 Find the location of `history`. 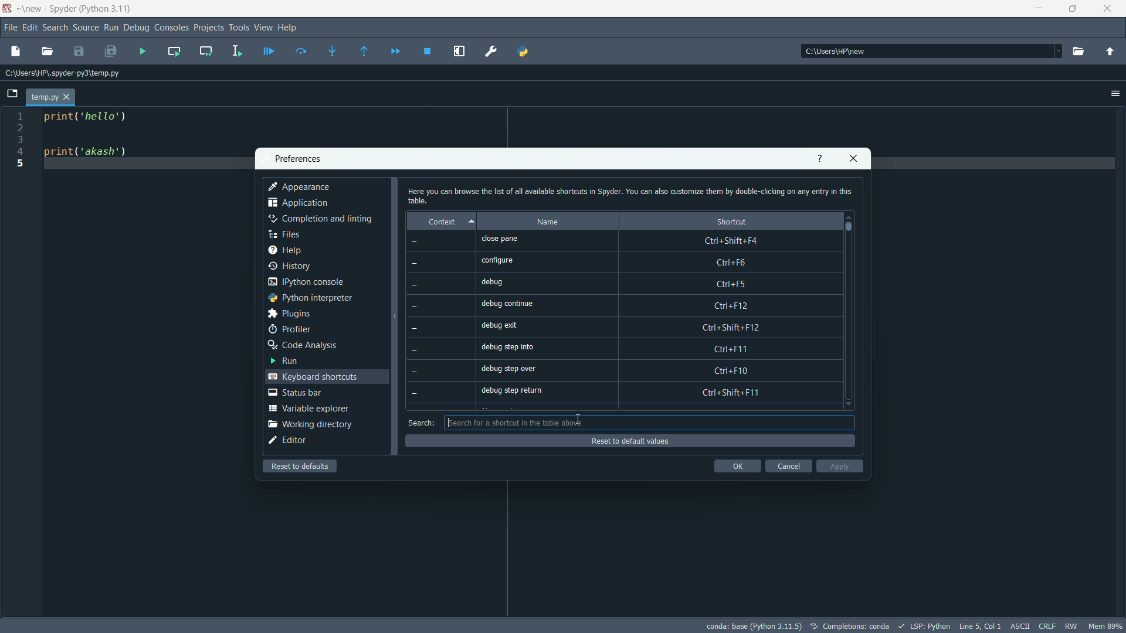

history is located at coordinates (291, 267).